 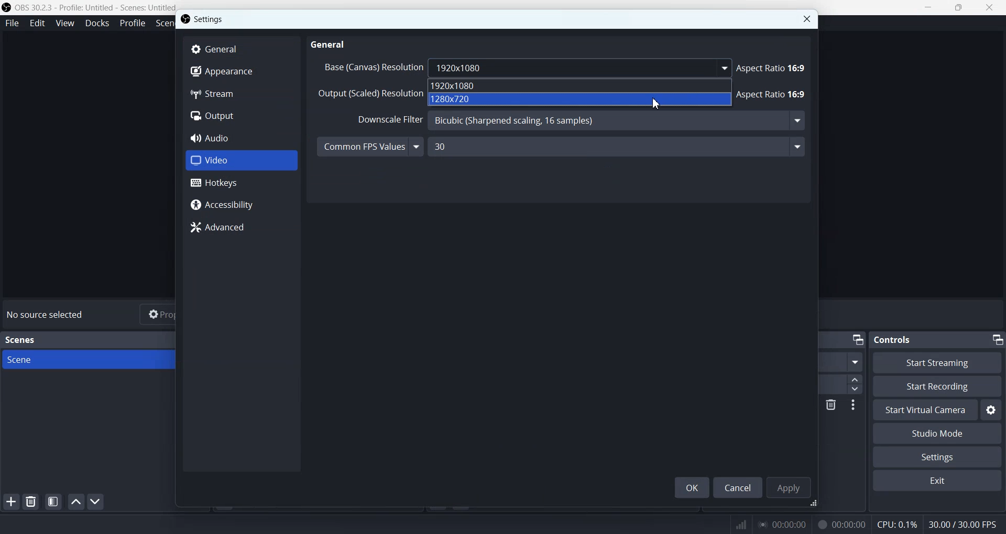 I want to click on Output, so click(x=240, y=115).